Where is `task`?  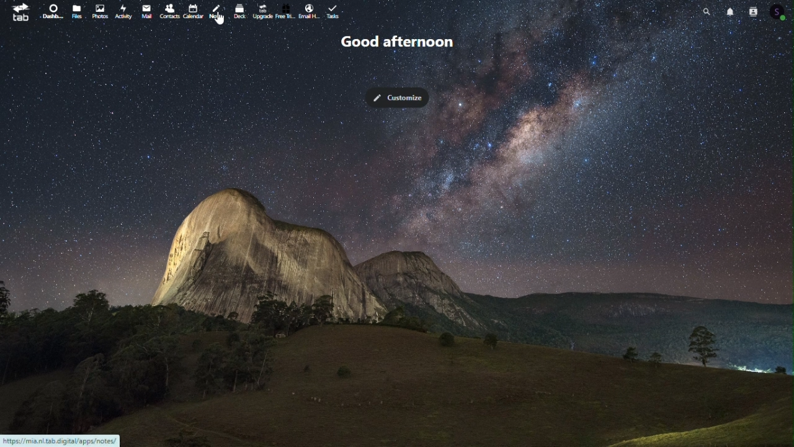 task is located at coordinates (336, 12).